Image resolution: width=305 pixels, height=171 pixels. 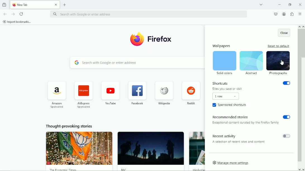 What do you see at coordinates (278, 46) in the screenshot?
I see `Reset to default` at bounding box center [278, 46].